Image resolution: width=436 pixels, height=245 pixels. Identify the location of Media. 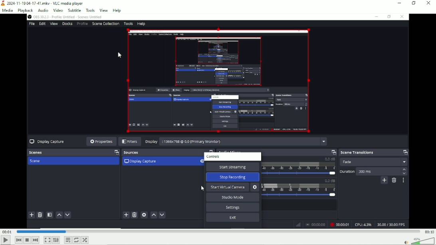
(7, 11).